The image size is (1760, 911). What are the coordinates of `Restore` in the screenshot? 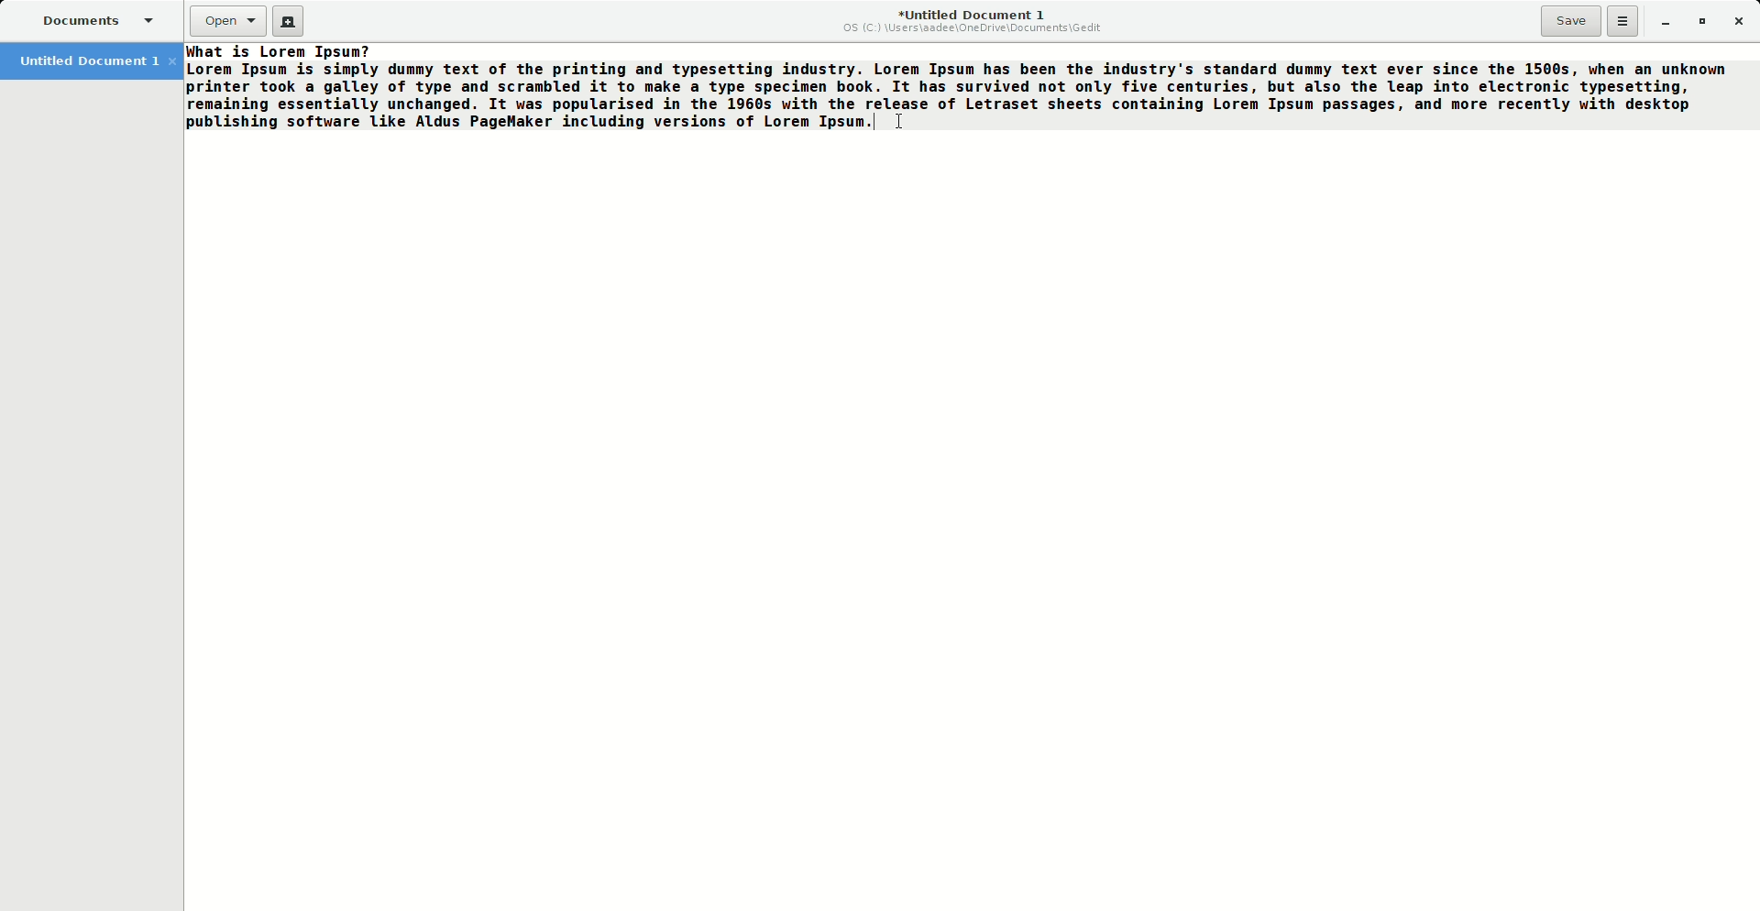 It's located at (1699, 20).